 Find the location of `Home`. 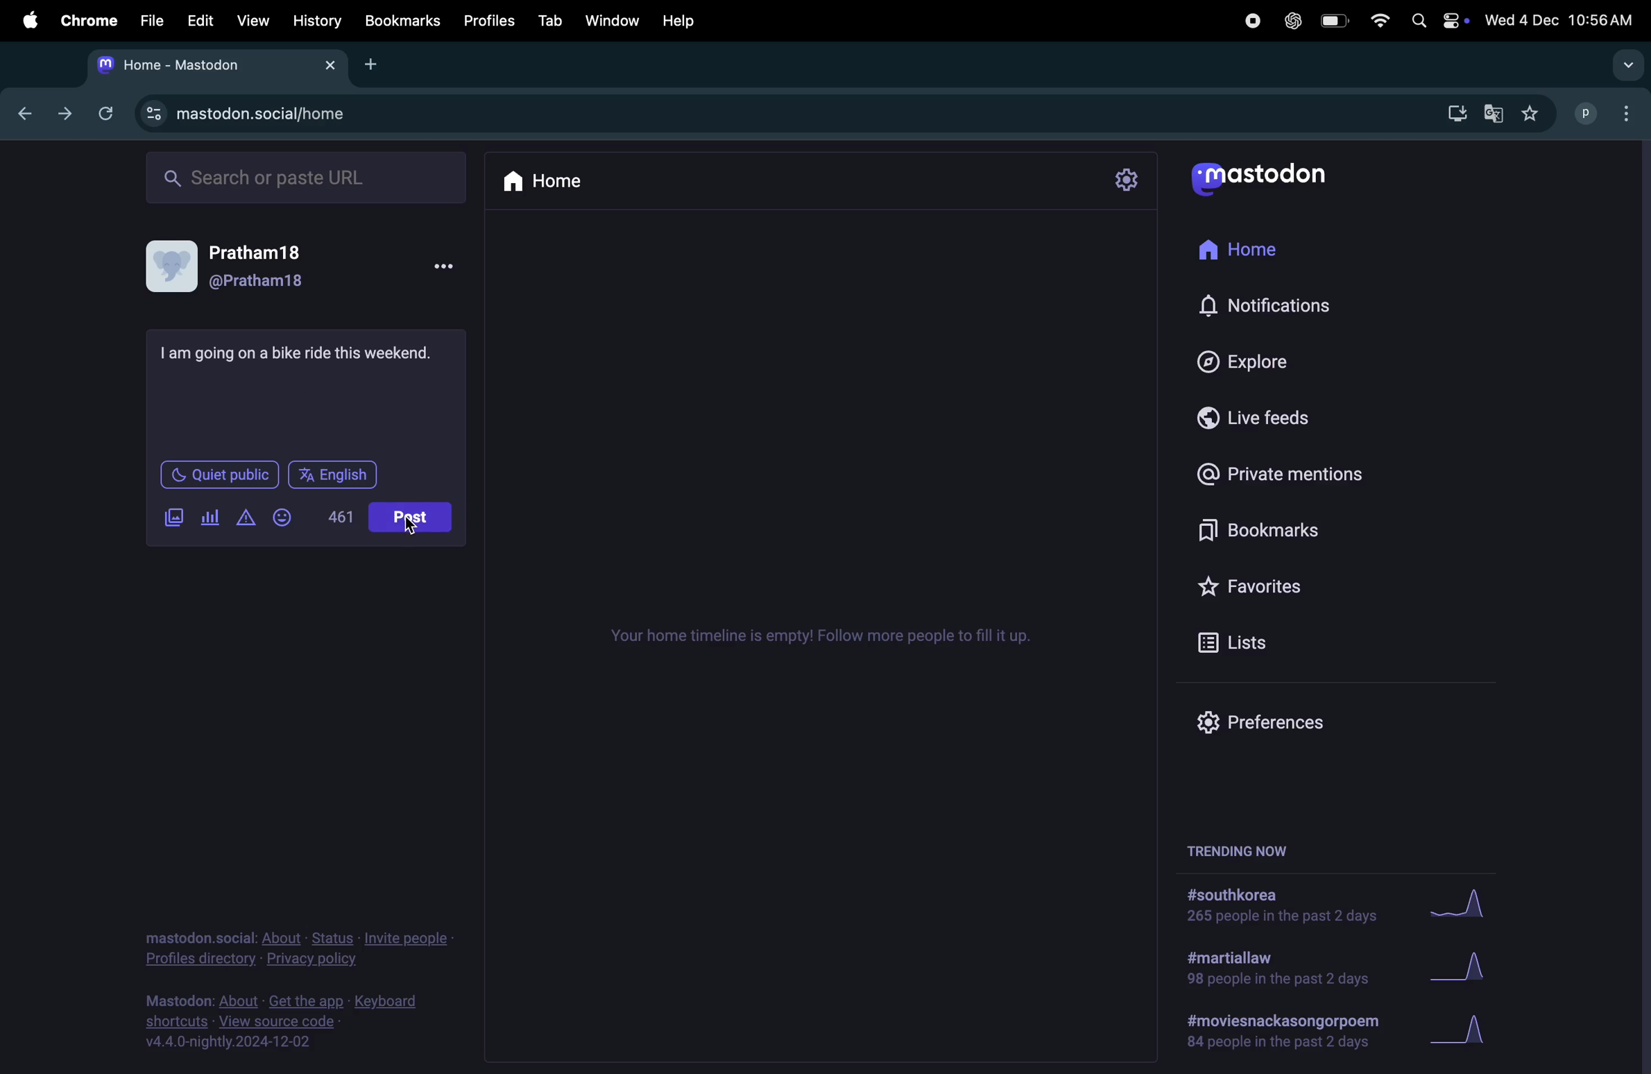

Home is located at coordinates (1251, 253).